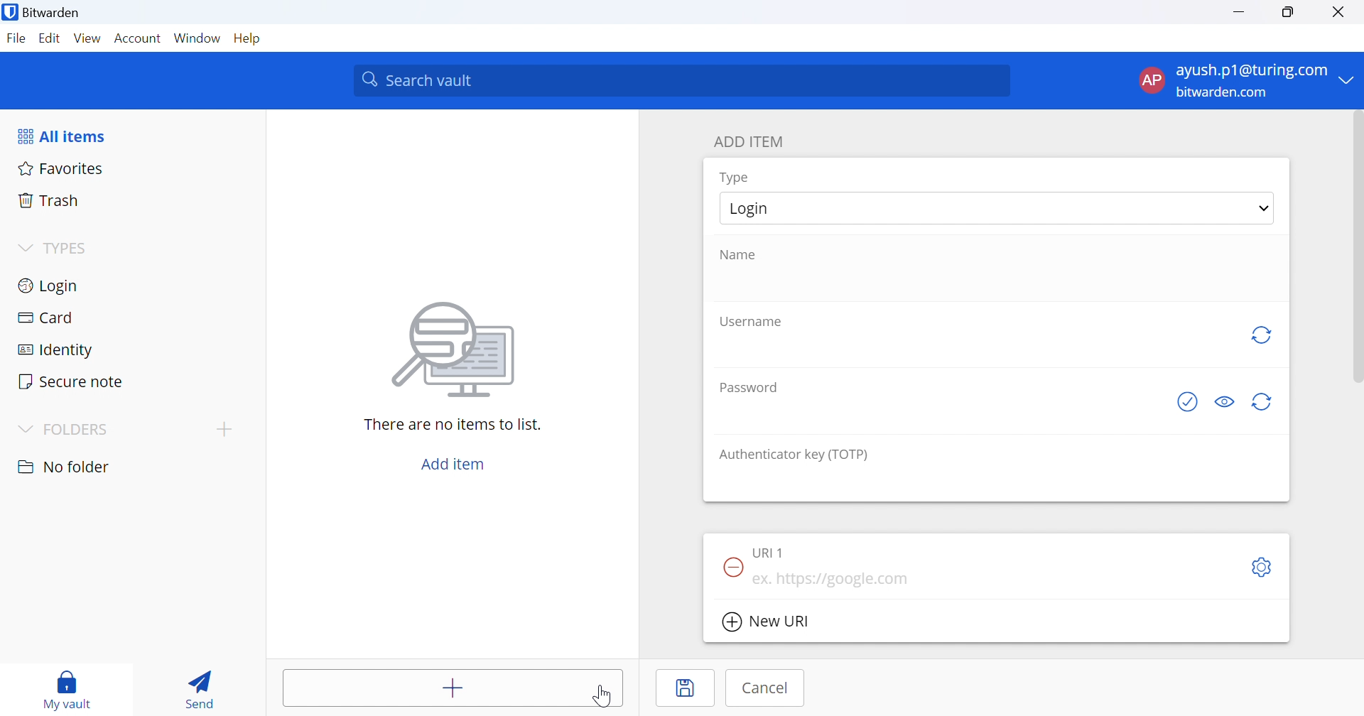 This screenshot has height=716, width=1364. I want to click on Regenerate username, so click(1264, 337).